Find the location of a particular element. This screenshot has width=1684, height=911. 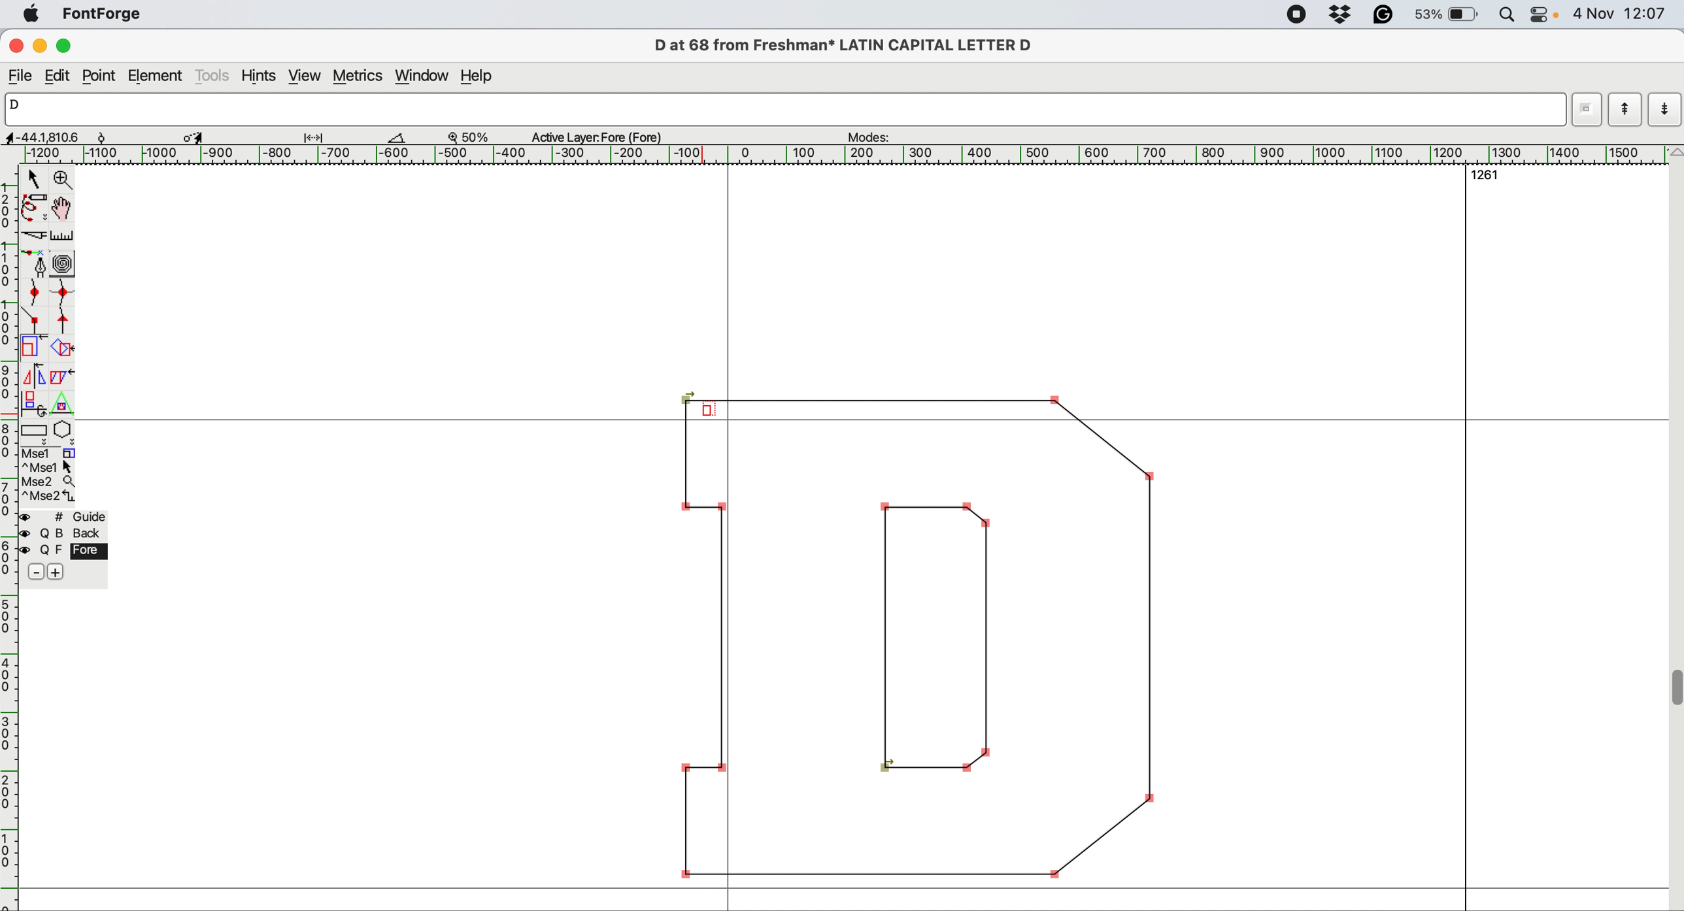

D letter with changed outline is located at coordinates (924, 646).